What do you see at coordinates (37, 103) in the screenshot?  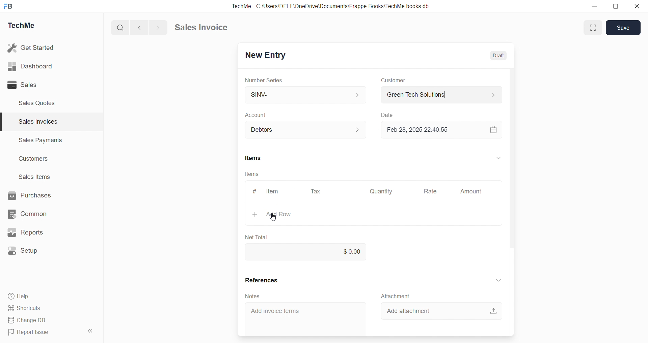 I see `Sales Quotes` at bounding box center [37, 103].